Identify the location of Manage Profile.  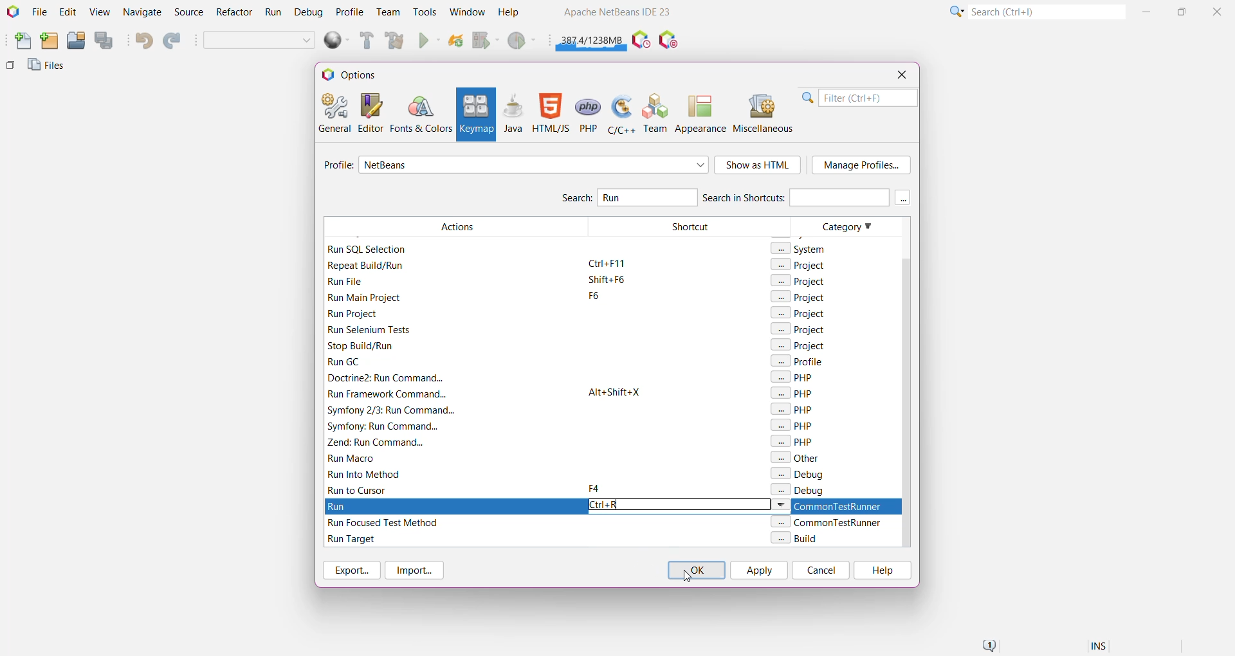
(861, 165).